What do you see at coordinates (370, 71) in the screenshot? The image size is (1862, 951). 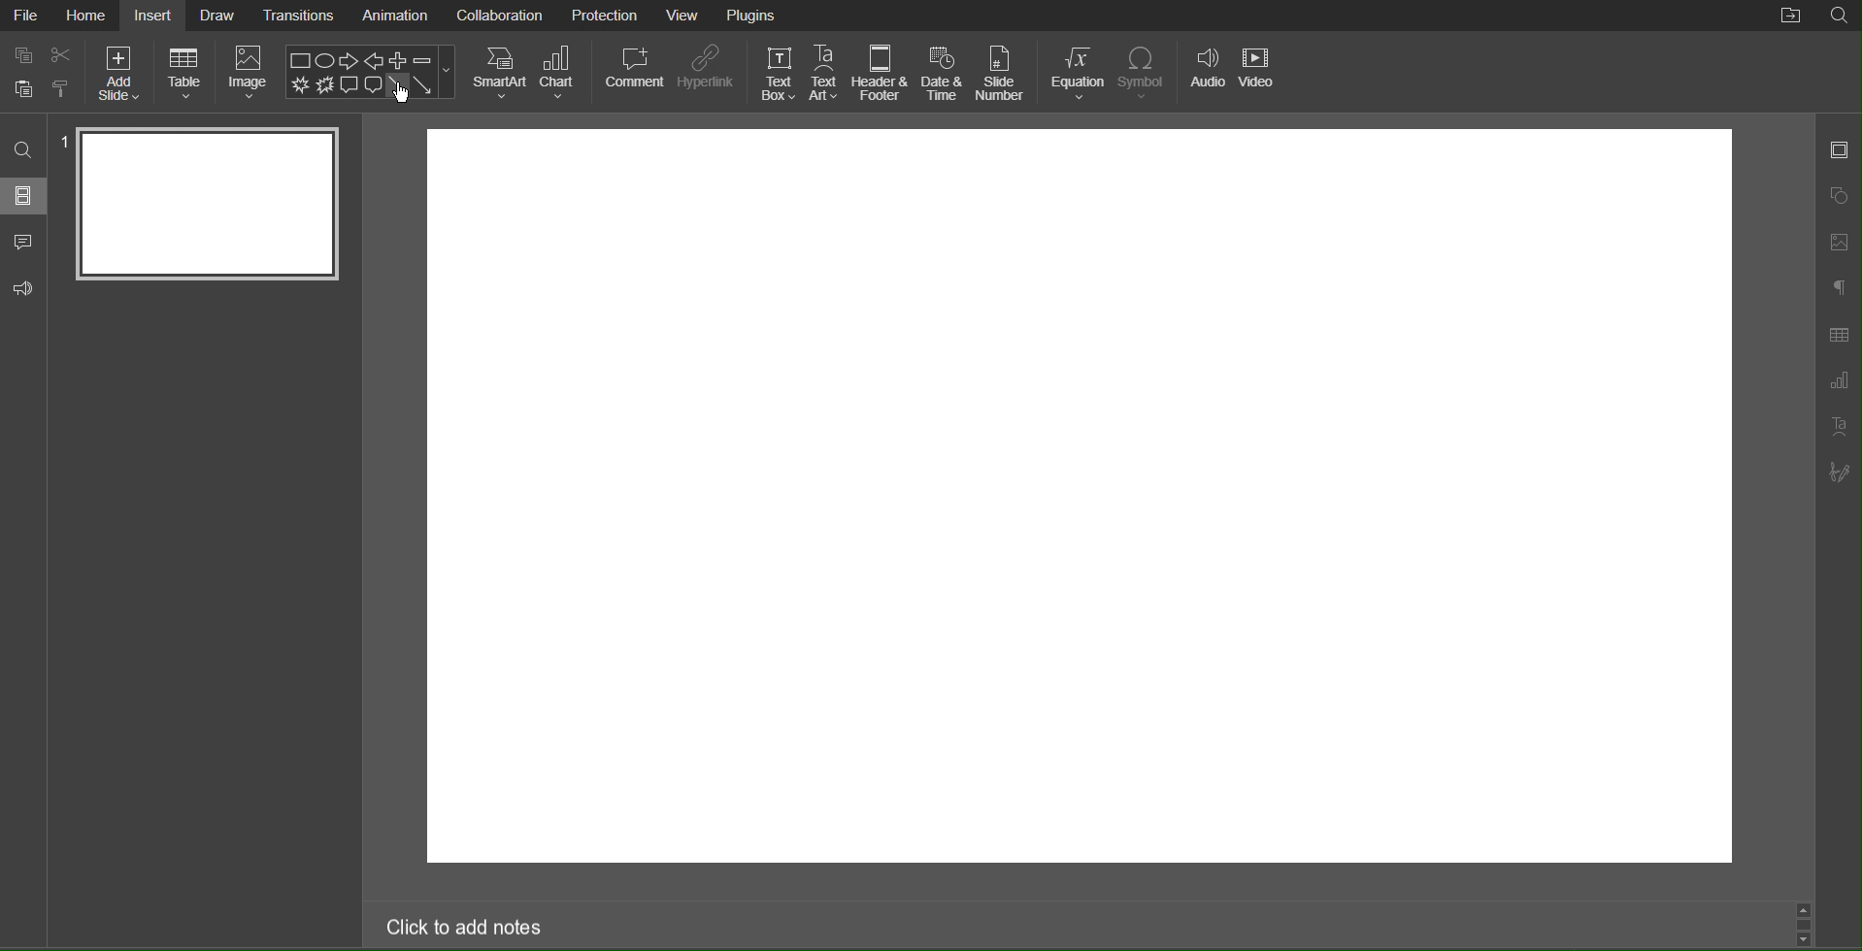 I see `Shape Menu` at bounding box center [370, 71].